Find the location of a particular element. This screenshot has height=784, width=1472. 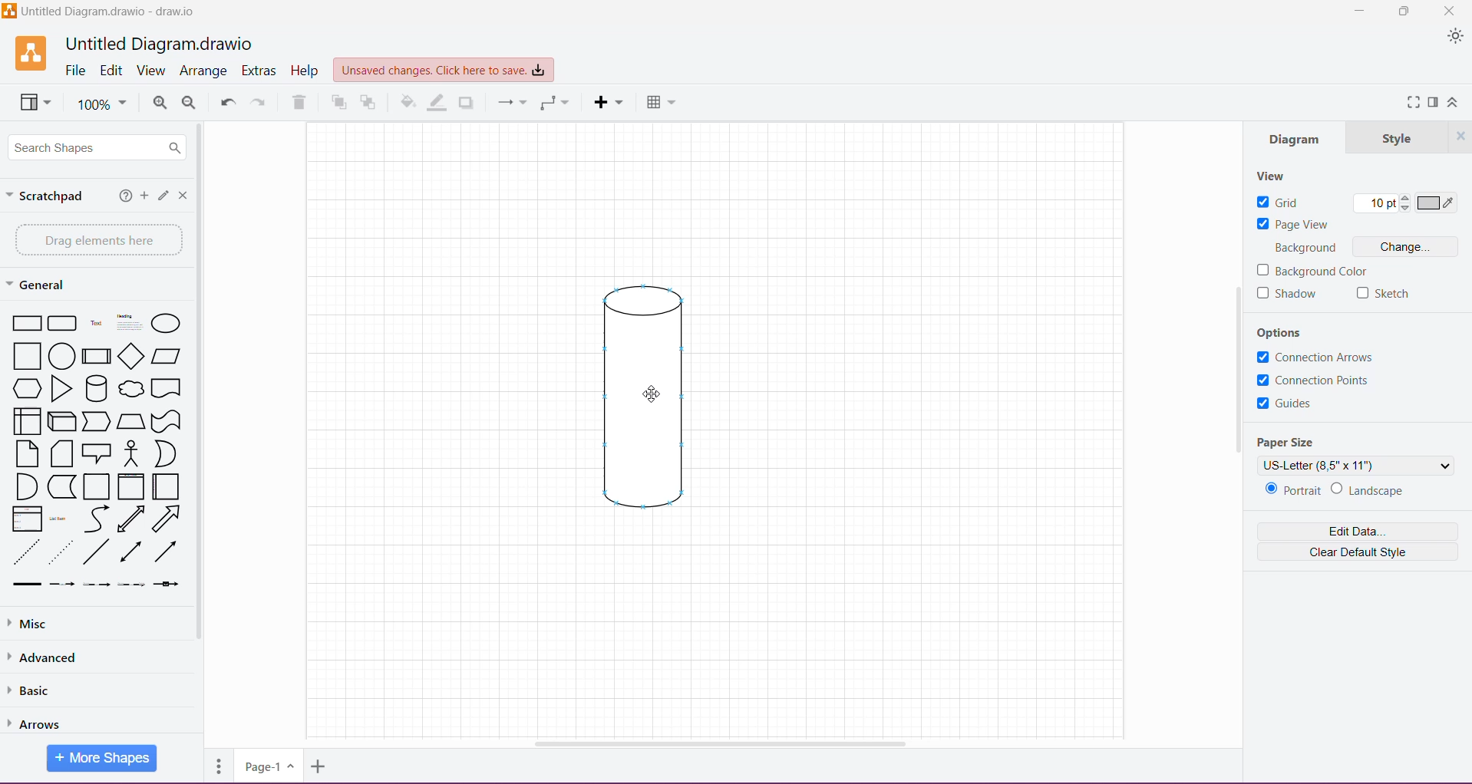

Clear Default Style is located at coordinates (1357, 553).